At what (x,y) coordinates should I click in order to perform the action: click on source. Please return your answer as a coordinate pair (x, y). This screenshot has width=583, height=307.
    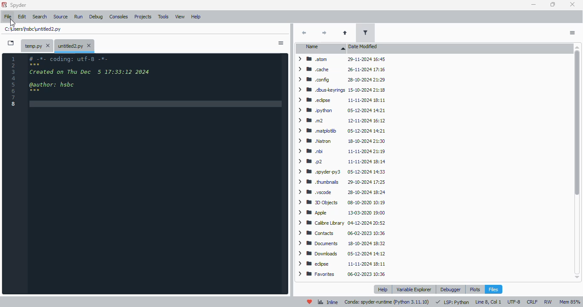
    Looking at the image, I should click on (61, 17).